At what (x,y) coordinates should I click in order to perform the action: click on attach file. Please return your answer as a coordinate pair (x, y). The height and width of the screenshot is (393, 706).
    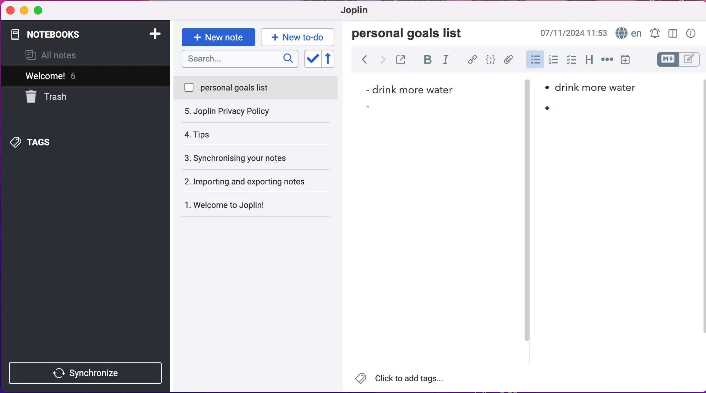
    Looking at the image, I should click on (507, 60).